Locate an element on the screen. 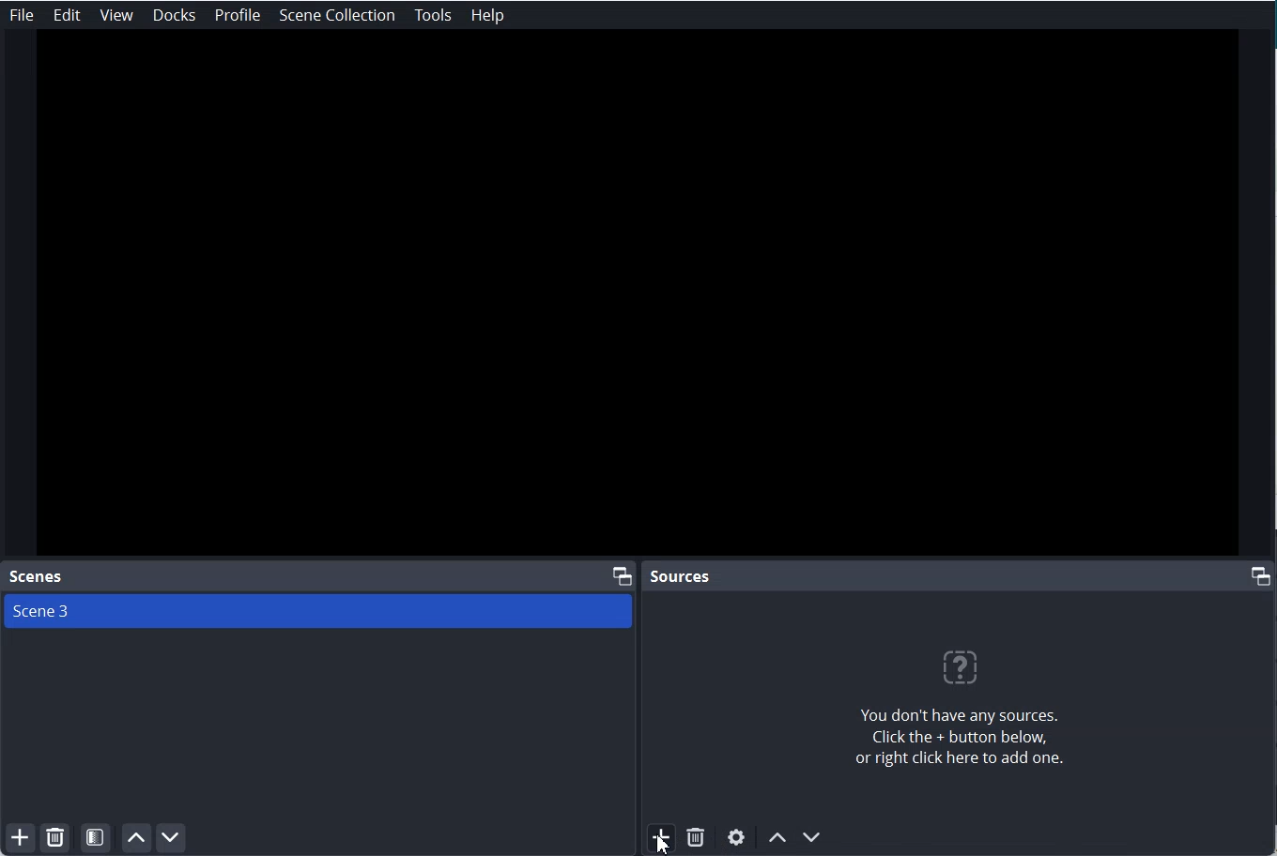  Edit is located at coordinates (68, 15).